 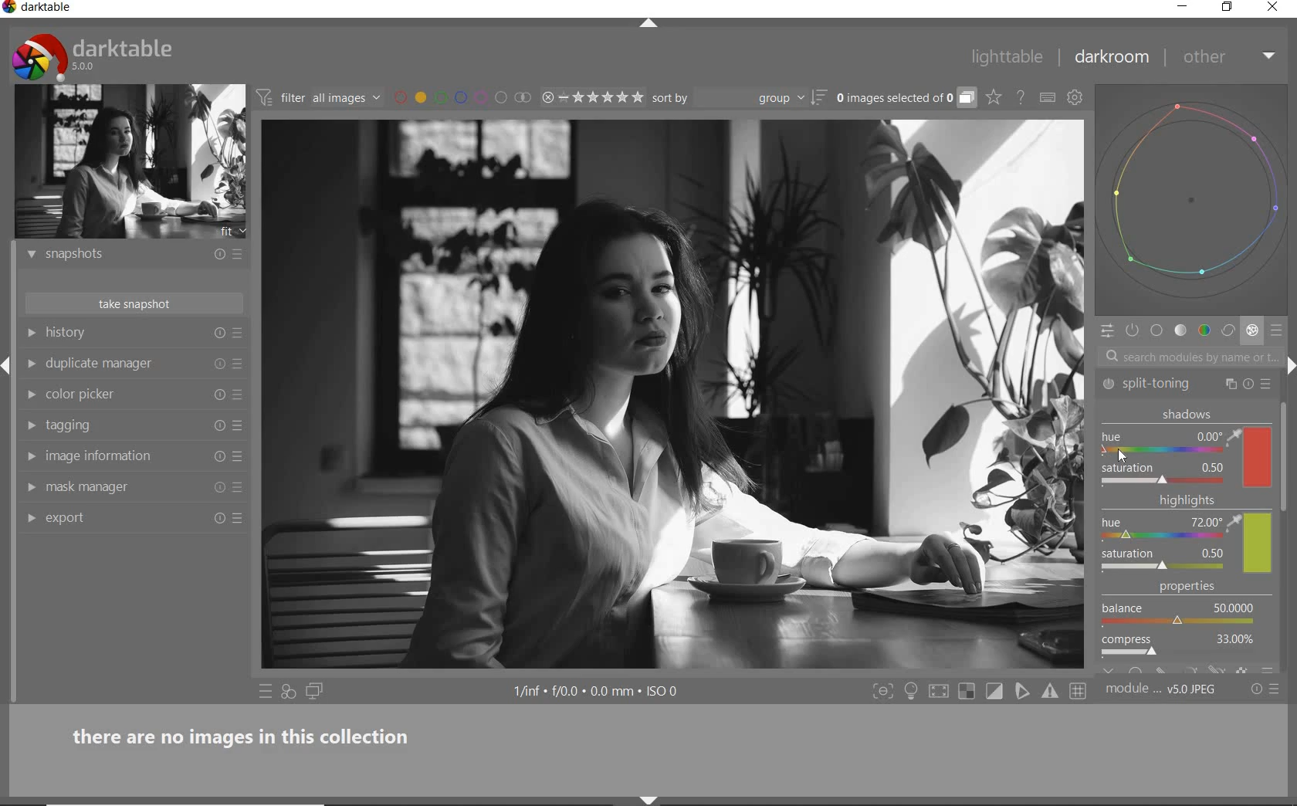 I want to click on toggle softproofing, so click(x=1024, y=693).